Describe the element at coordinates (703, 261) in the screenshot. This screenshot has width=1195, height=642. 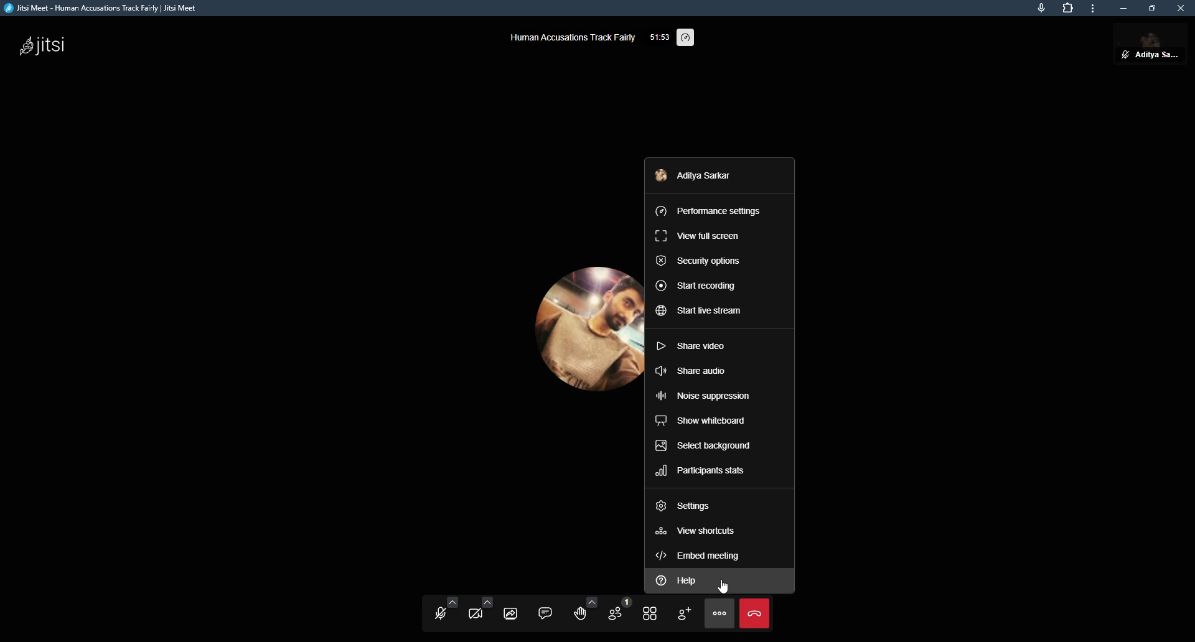
I see `security options` at that location.